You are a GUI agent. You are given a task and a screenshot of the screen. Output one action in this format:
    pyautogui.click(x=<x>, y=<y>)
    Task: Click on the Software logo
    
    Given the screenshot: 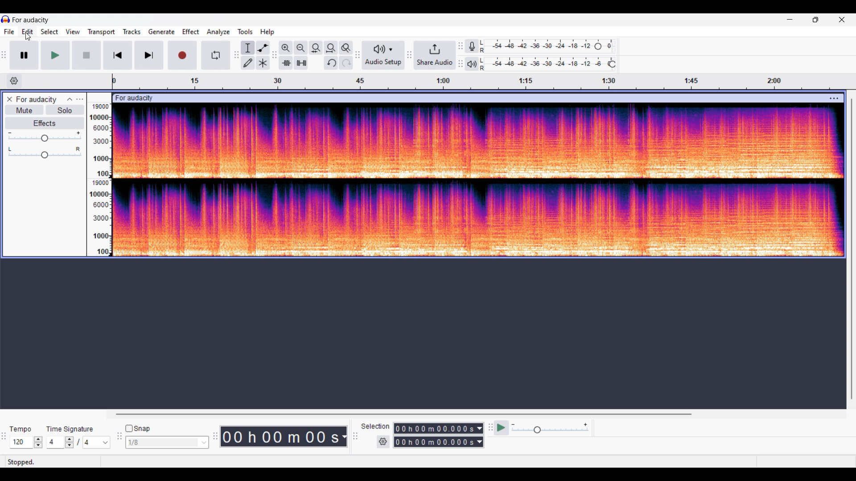 What is the action you would take?
    pyautogui.click(x=6, y=19)
    